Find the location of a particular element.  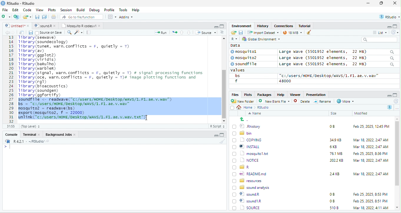

down is located at coordinates (189, 32).